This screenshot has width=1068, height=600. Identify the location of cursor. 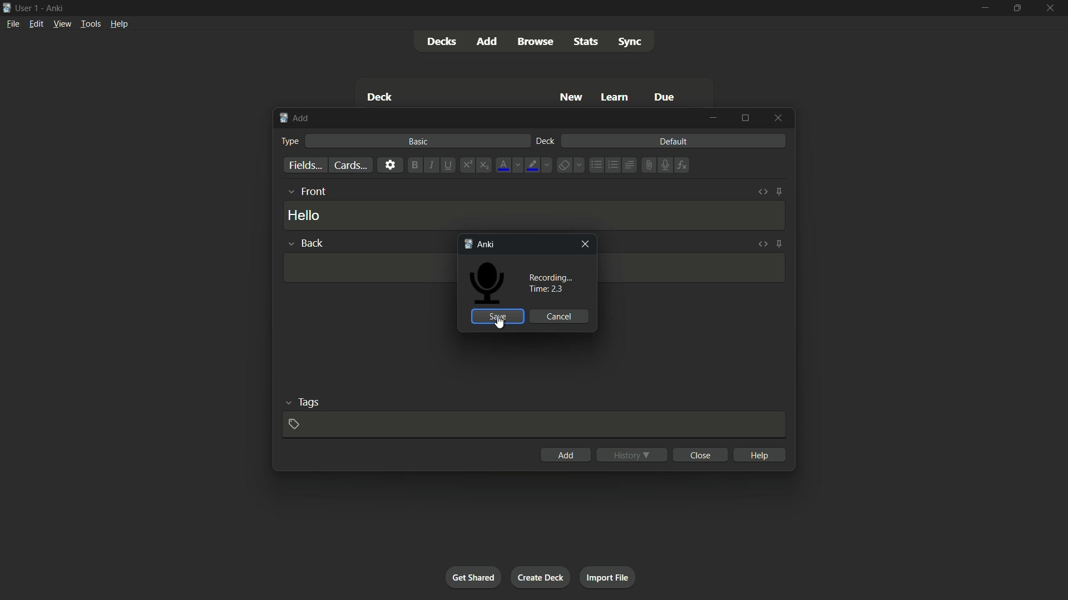
(502, 323).